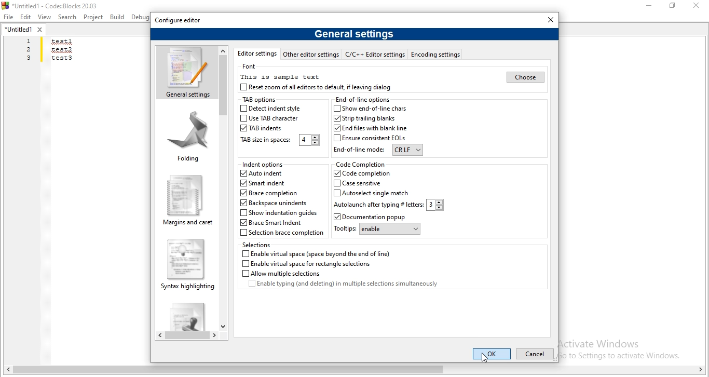 Image resolution: width=709 pixels, height=377 pixels. What do you see at coordinates (534, 355) in the screenshot?
I see `cancel` at bounding box center [534, 355].